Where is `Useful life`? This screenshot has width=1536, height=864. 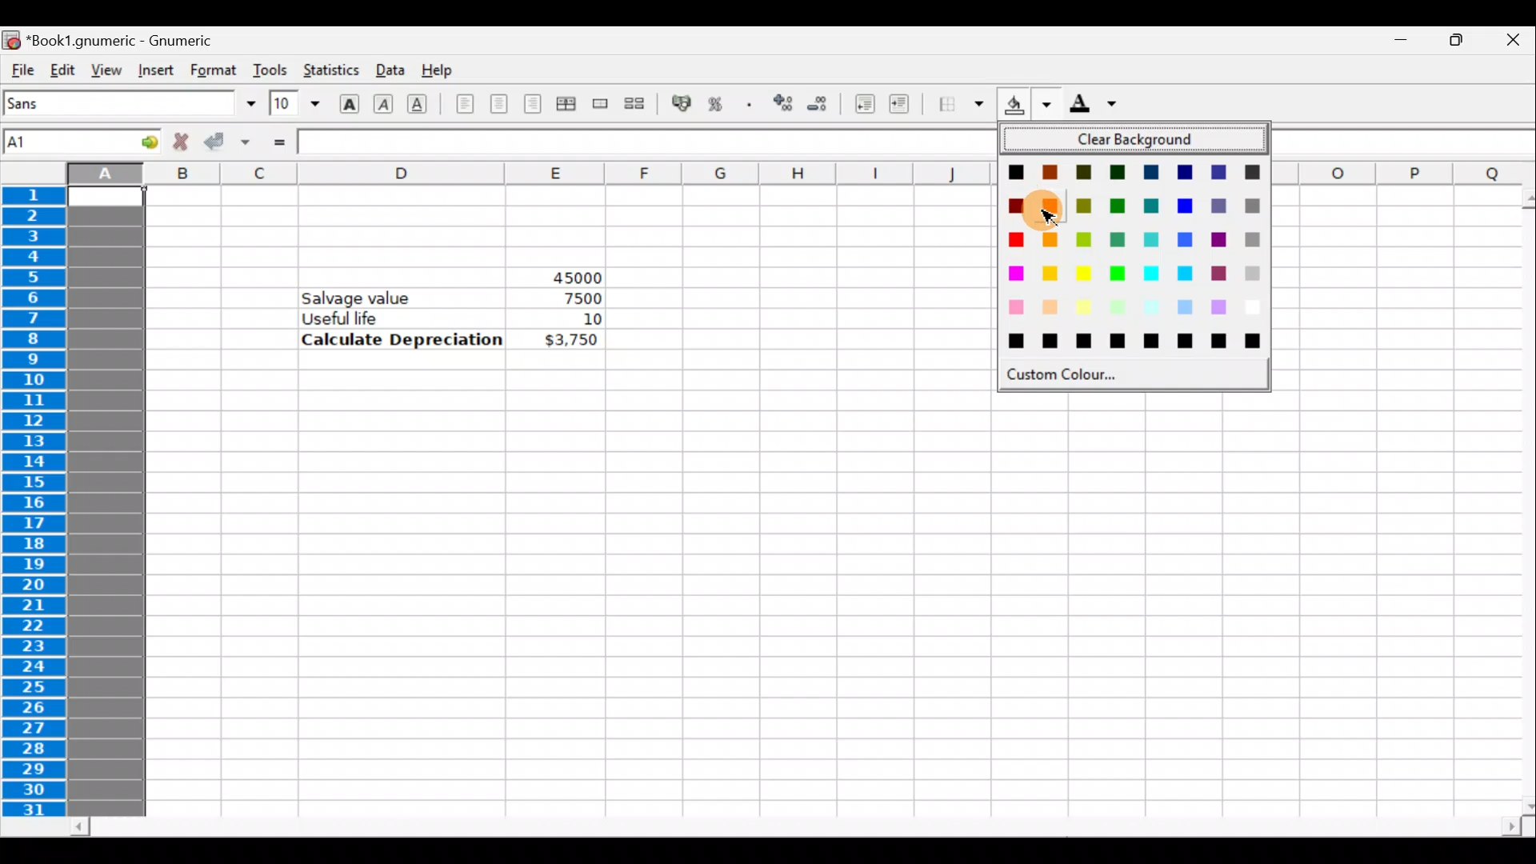 Useful life is located at coordinates (405, 318).